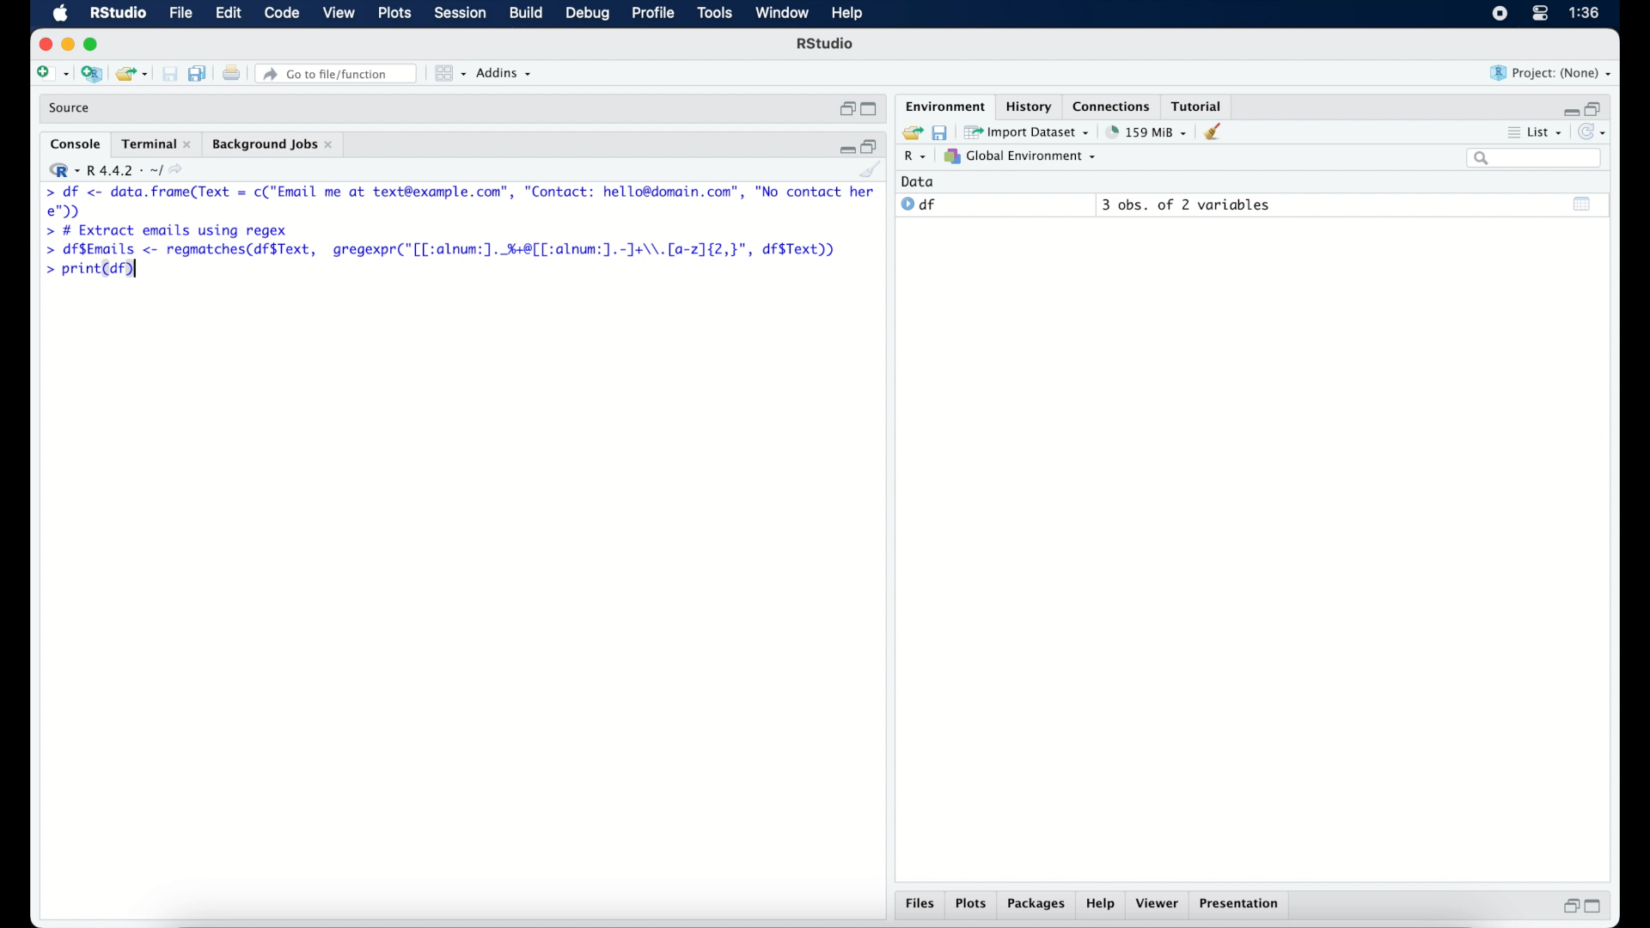  Describe the element at coordinates (1036, 905) in the screenshot. I see `packages` at that location.